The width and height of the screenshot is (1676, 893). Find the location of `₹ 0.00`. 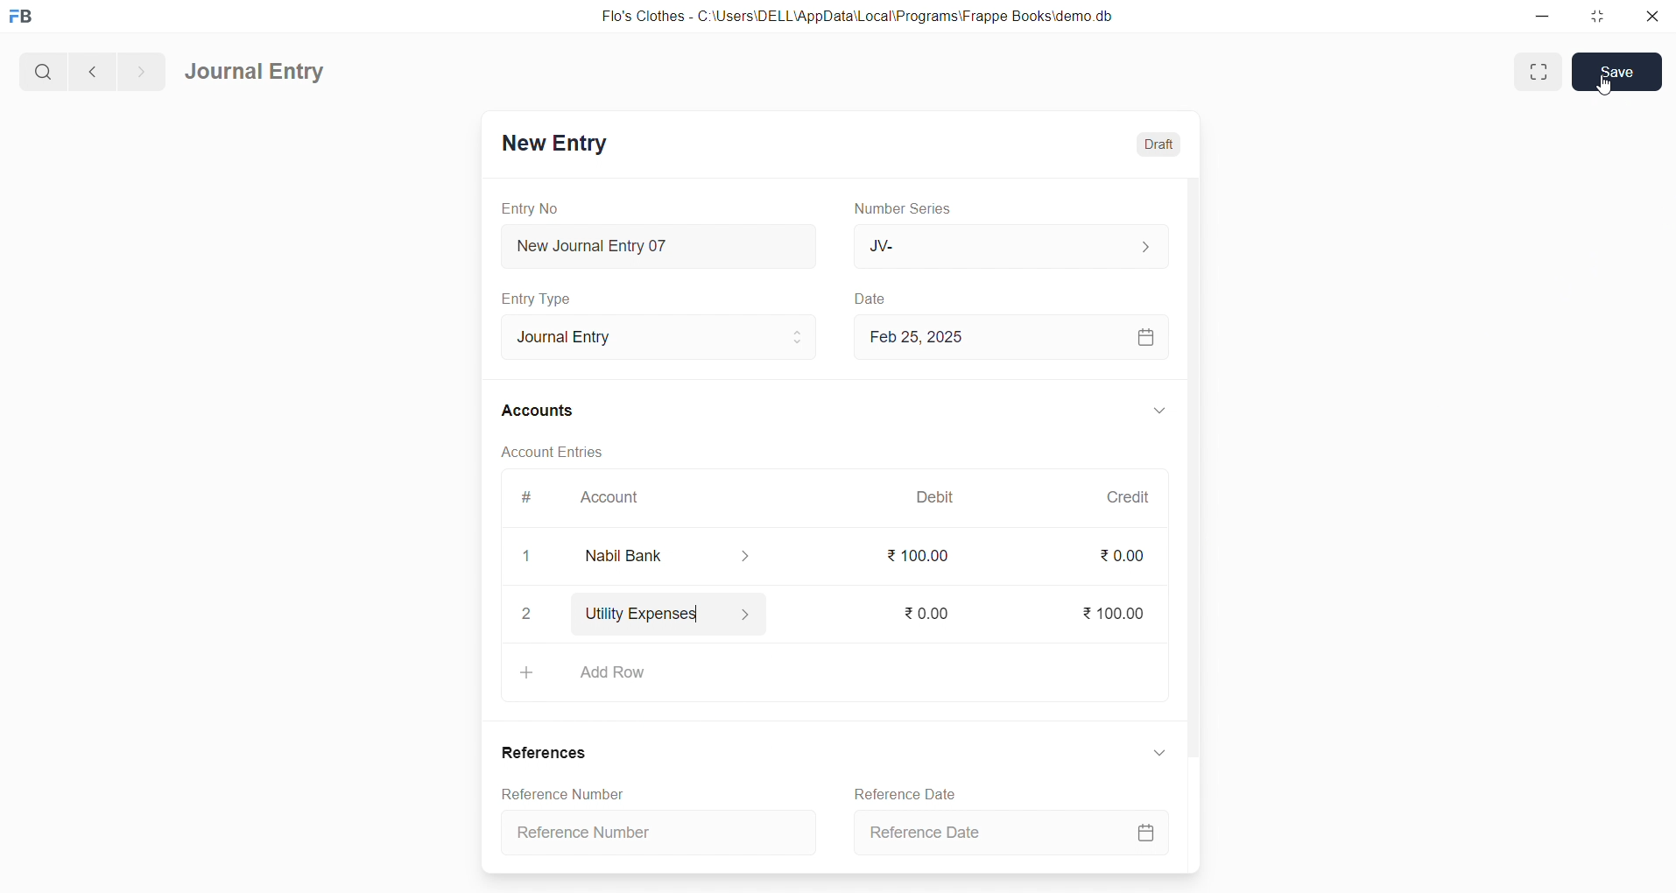

₹ 0.00 is located at coordinates (922, 610).